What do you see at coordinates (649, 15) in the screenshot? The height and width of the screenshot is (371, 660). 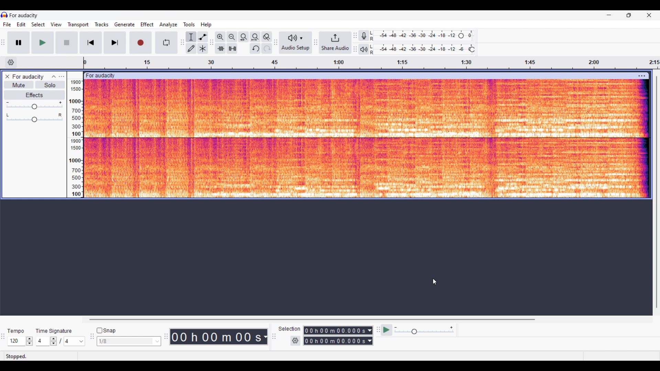 I see `Close interface` at bounding box center [649, 15].